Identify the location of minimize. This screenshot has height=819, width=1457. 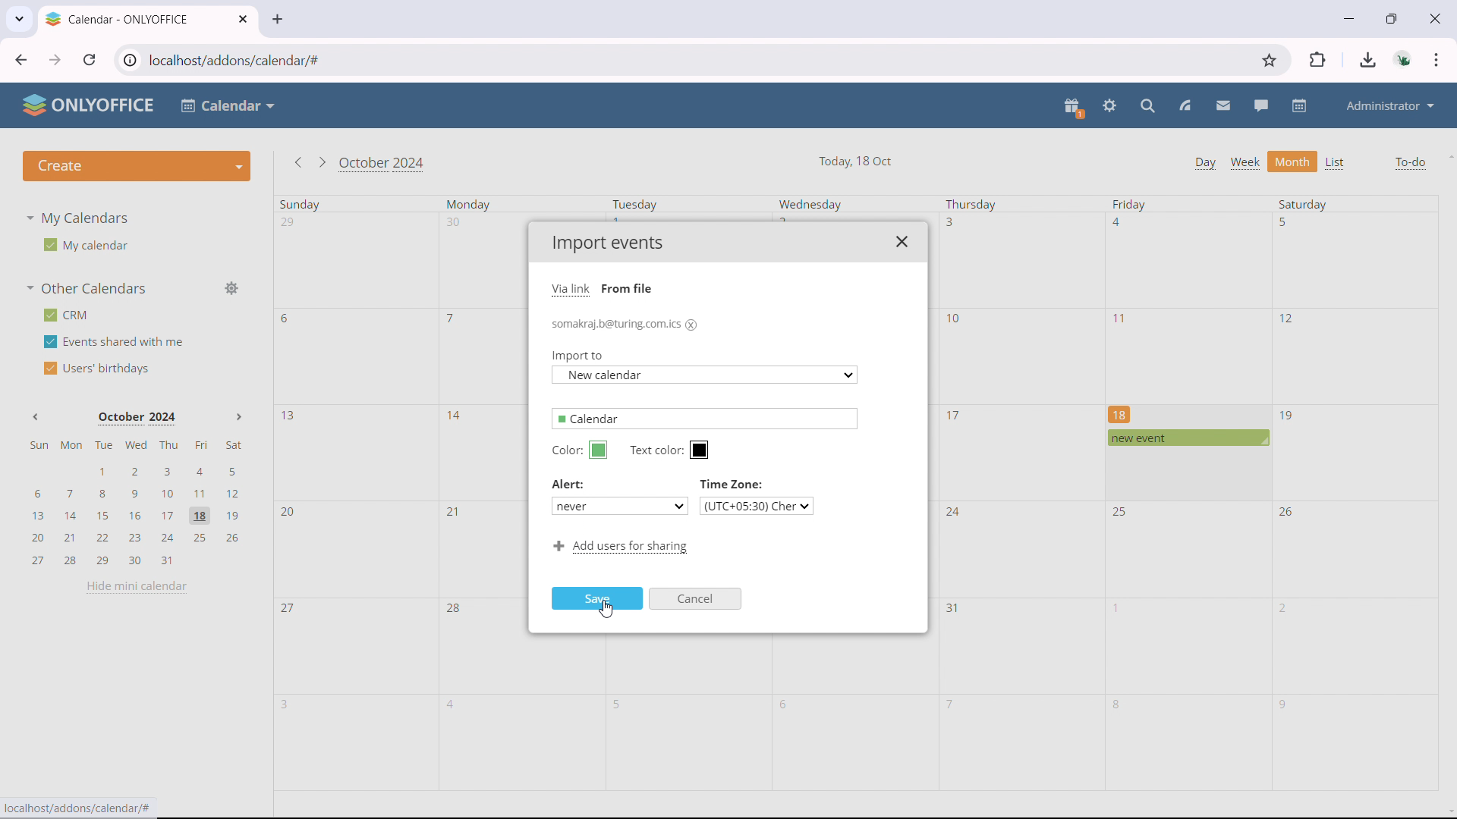
(1347, 17).